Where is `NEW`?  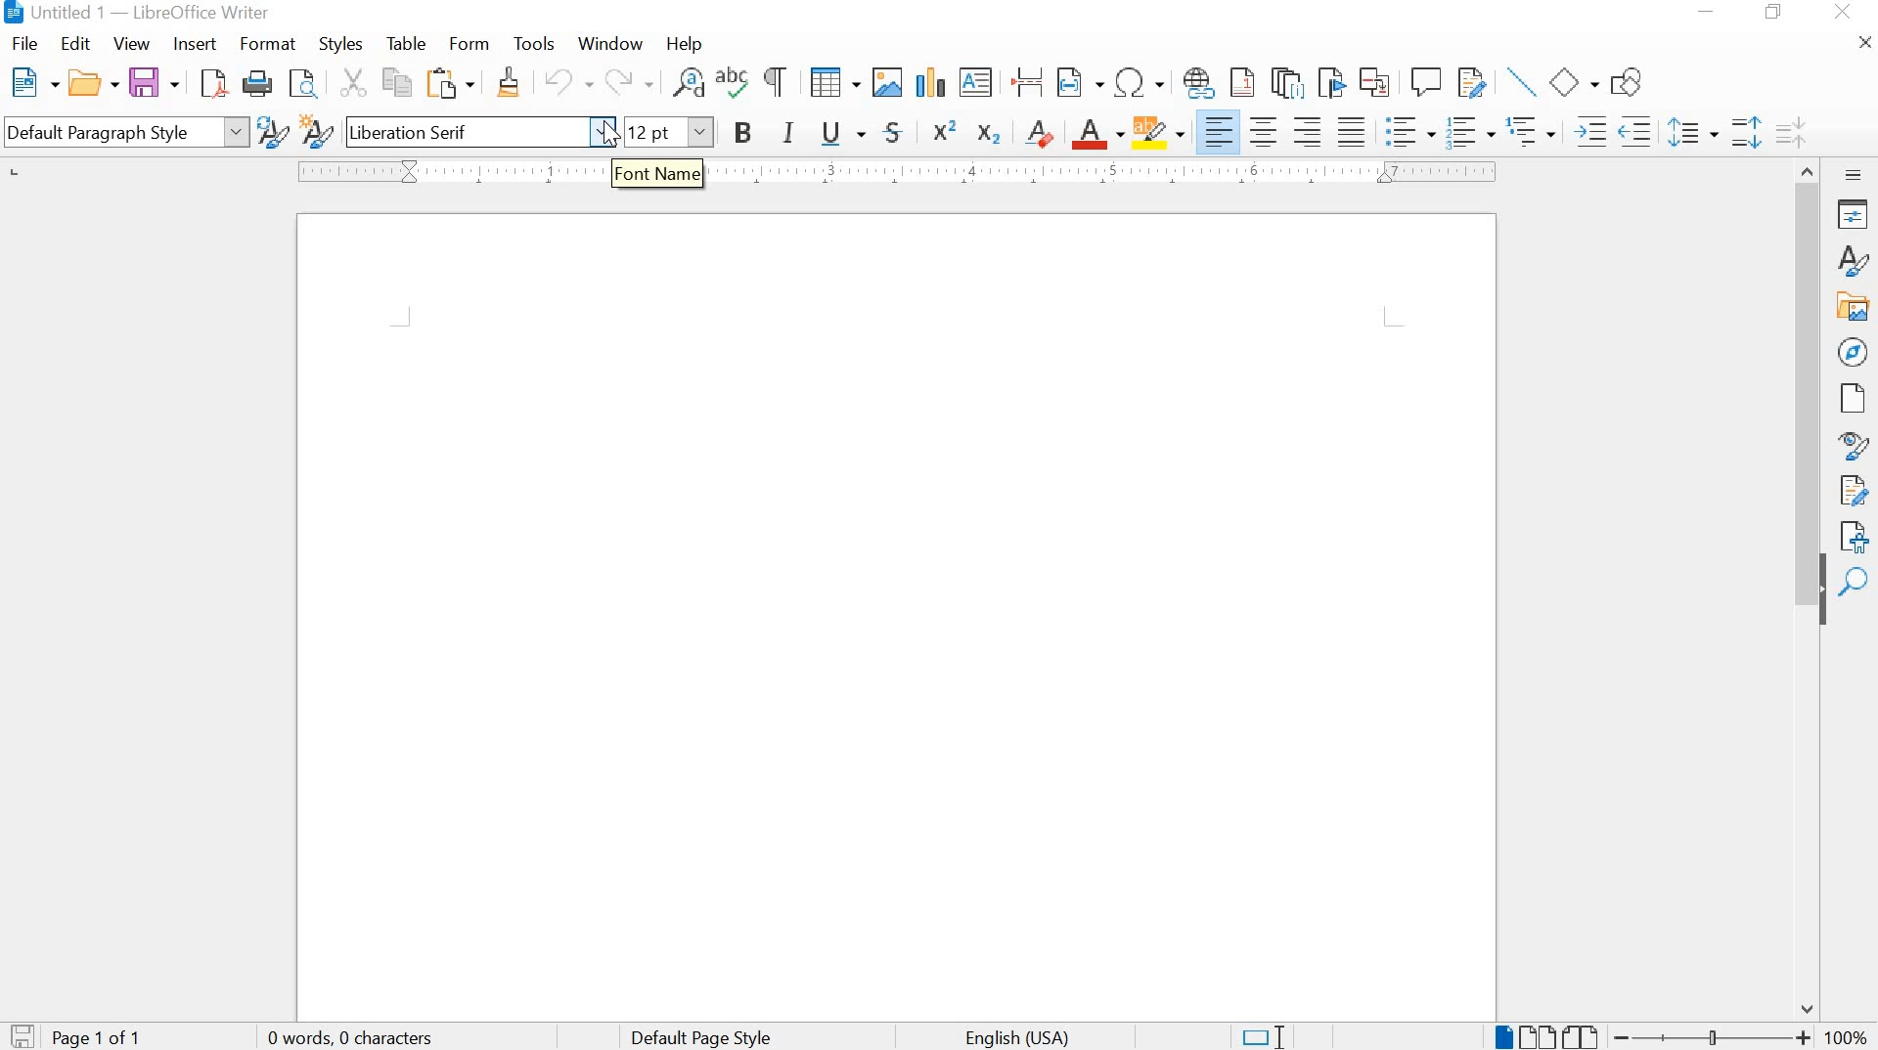 NEW is located at coordinates (31, 81).